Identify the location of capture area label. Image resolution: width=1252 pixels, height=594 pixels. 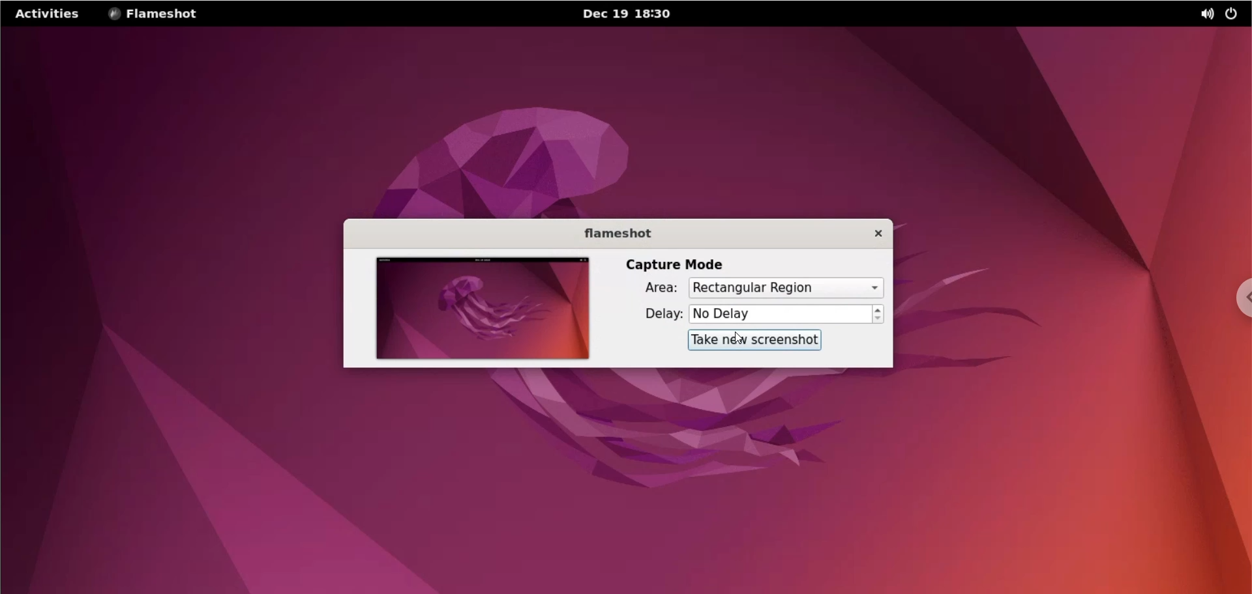
(651, 289).